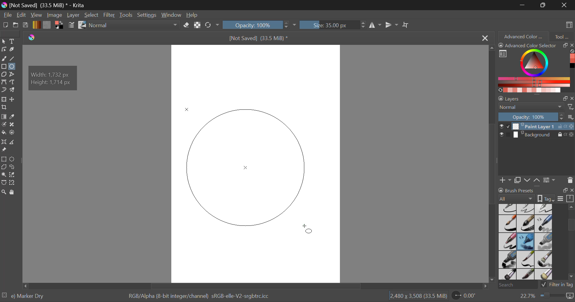  I want to click on Select, so click(4, 41).